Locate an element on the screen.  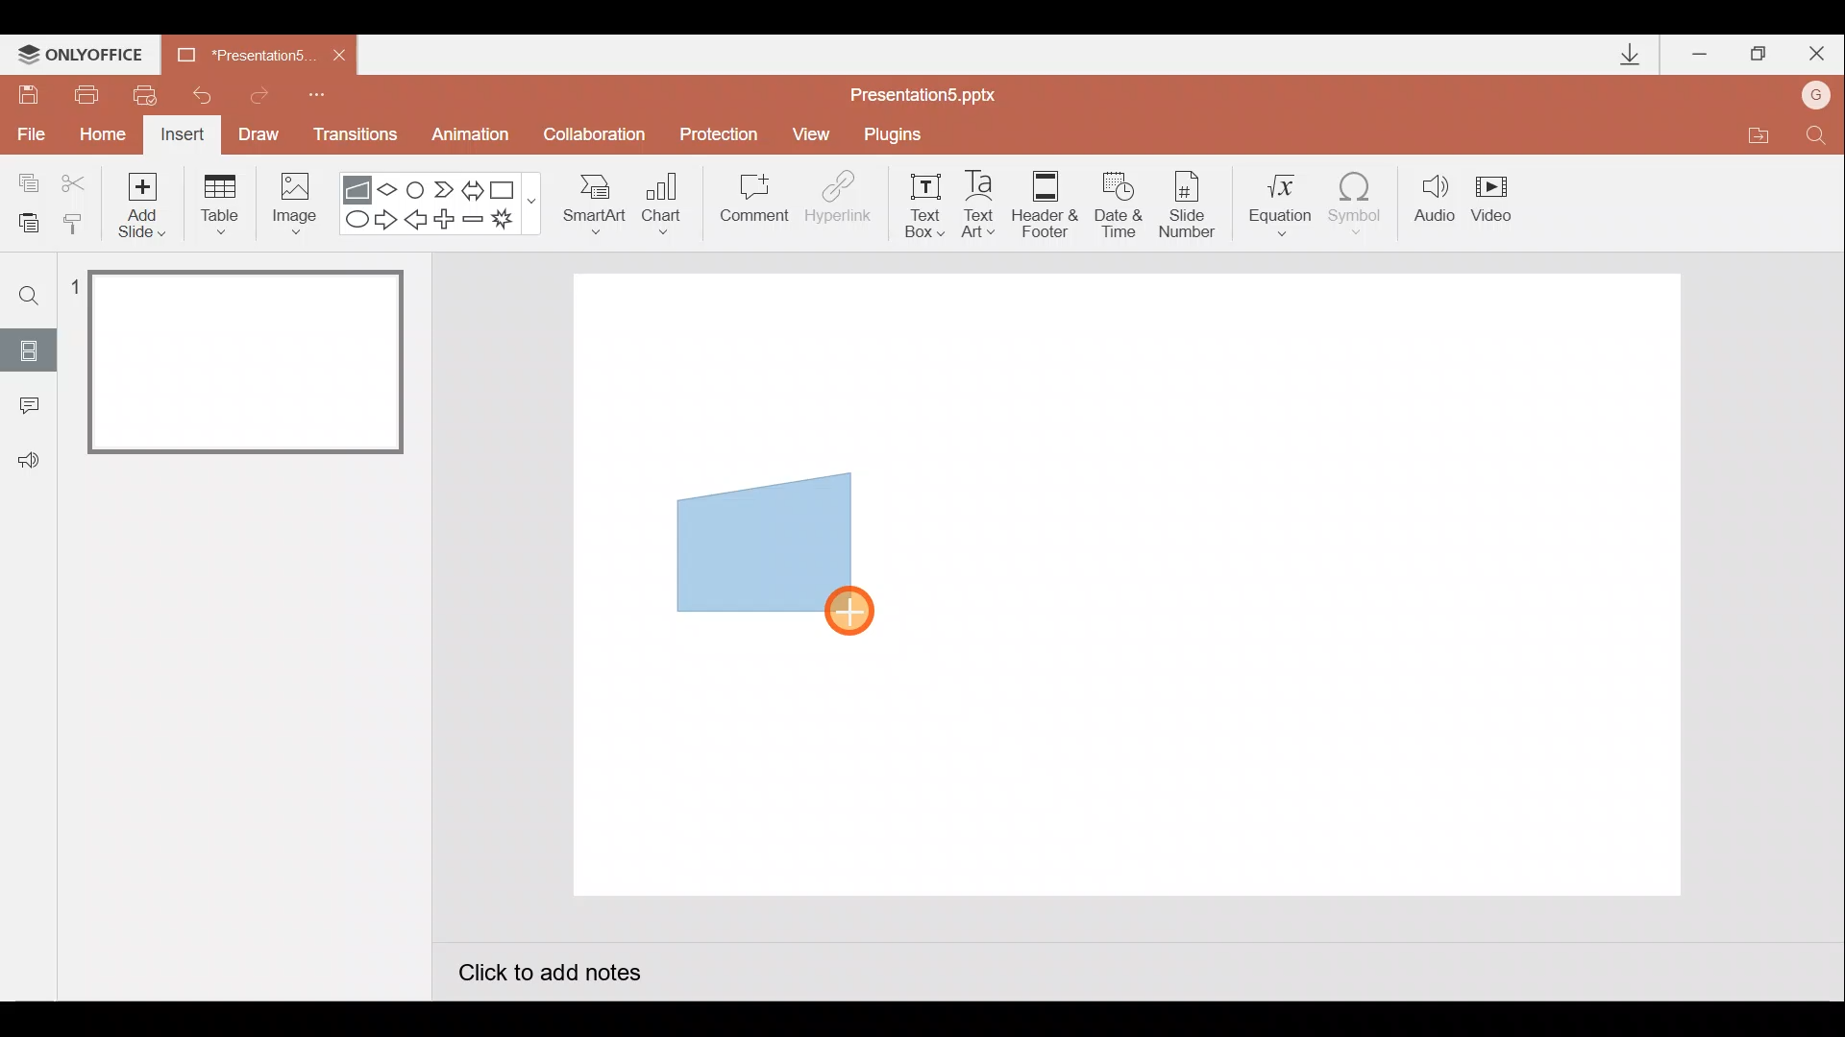
Close is located at coordinates (339, 56).